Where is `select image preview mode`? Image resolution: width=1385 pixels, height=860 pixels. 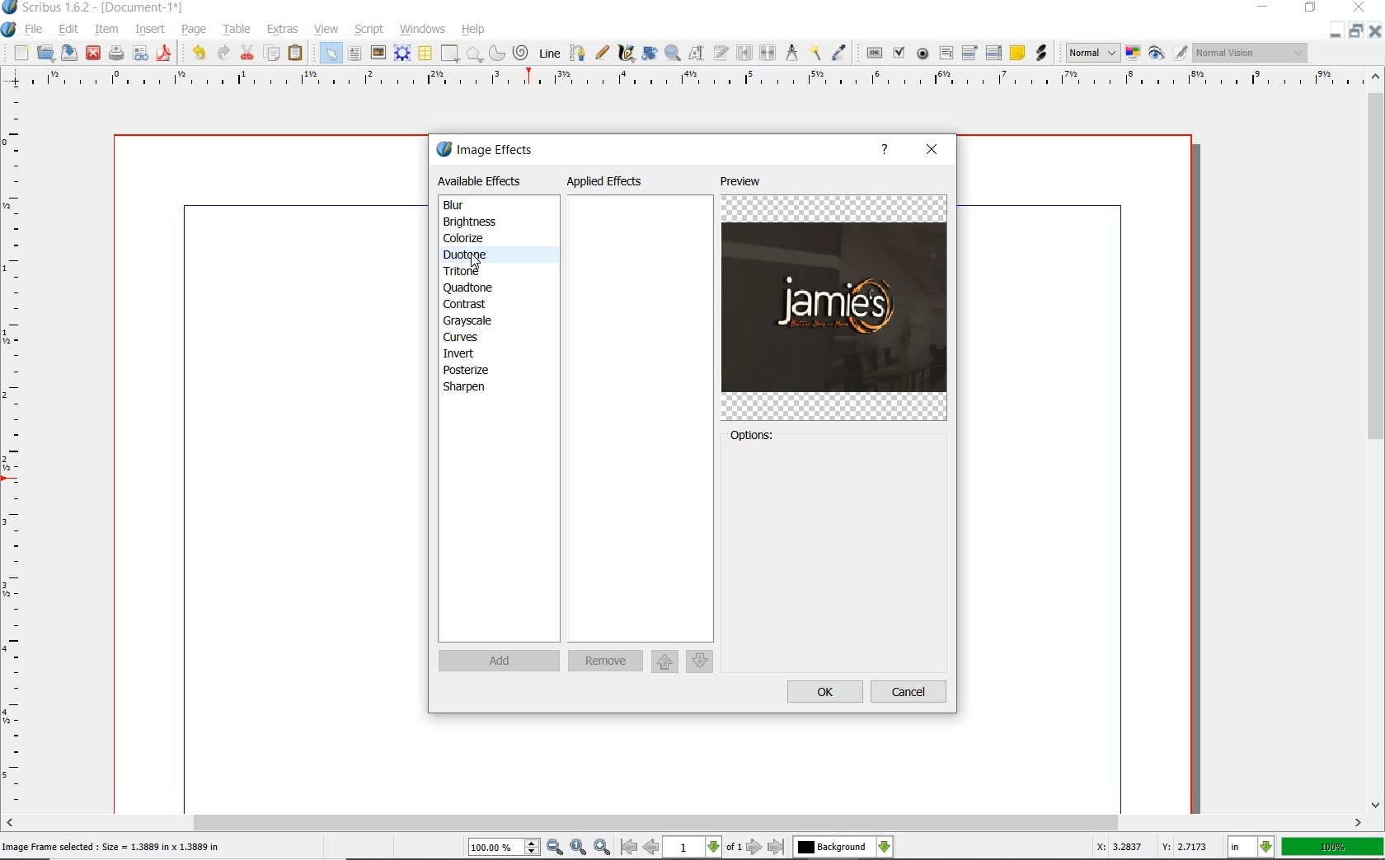 select image preview mode is located at coordinates (1092, 54).